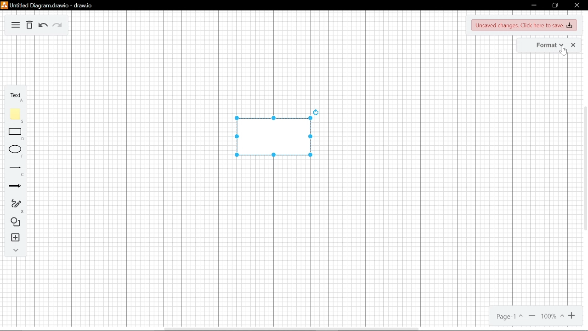 The image size is (588, 331). What do you see at coordinates (14, 26) in the screenshot?
I see `menu` at bounding box center [14, 26].